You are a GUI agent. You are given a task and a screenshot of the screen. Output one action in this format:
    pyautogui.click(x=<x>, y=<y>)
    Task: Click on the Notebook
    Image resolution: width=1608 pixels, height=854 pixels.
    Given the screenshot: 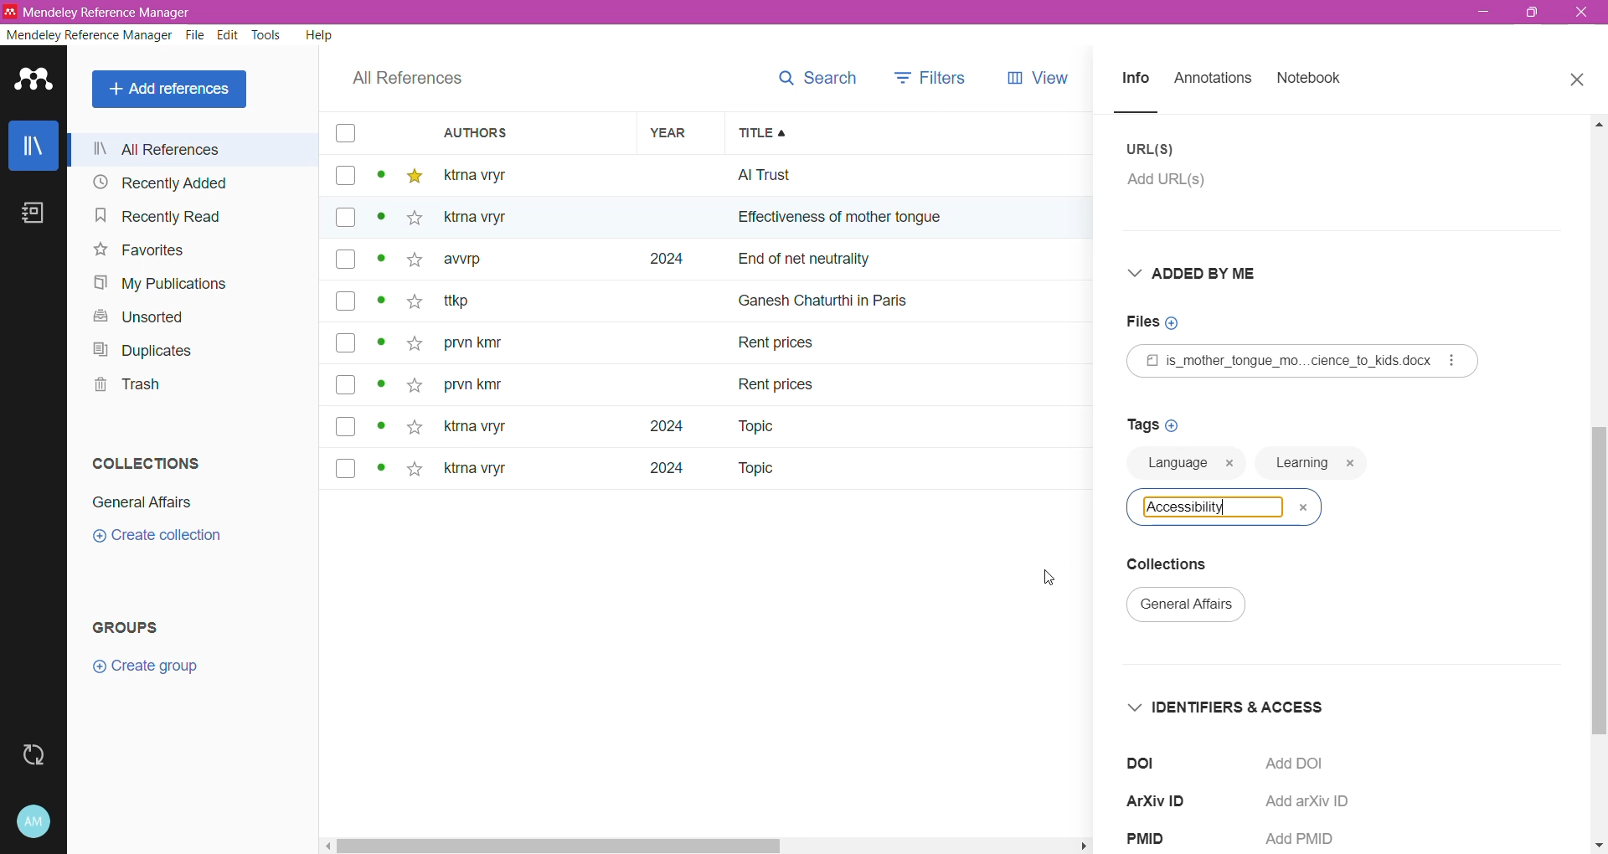 What is the action you would take?
    pyautogui.click(x=33, y=213)
    